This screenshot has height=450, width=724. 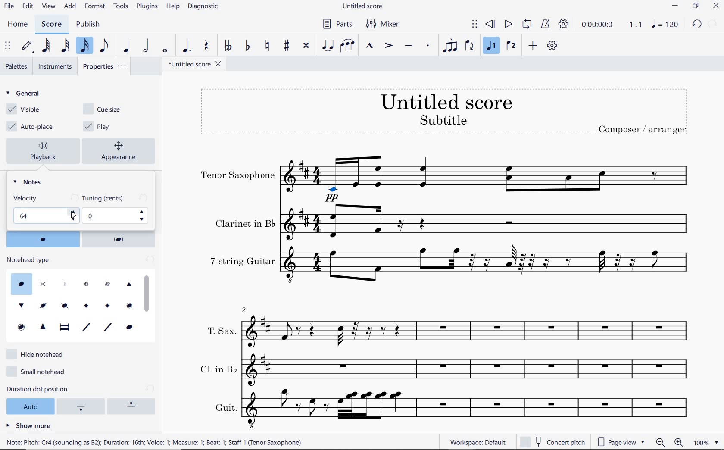 What do you see at coordinates (39, 215) in the screenshot?
I see `velocity` at bounding box center [39, 215].